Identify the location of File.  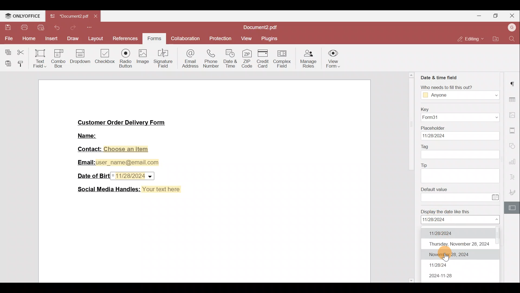
(8, 38).